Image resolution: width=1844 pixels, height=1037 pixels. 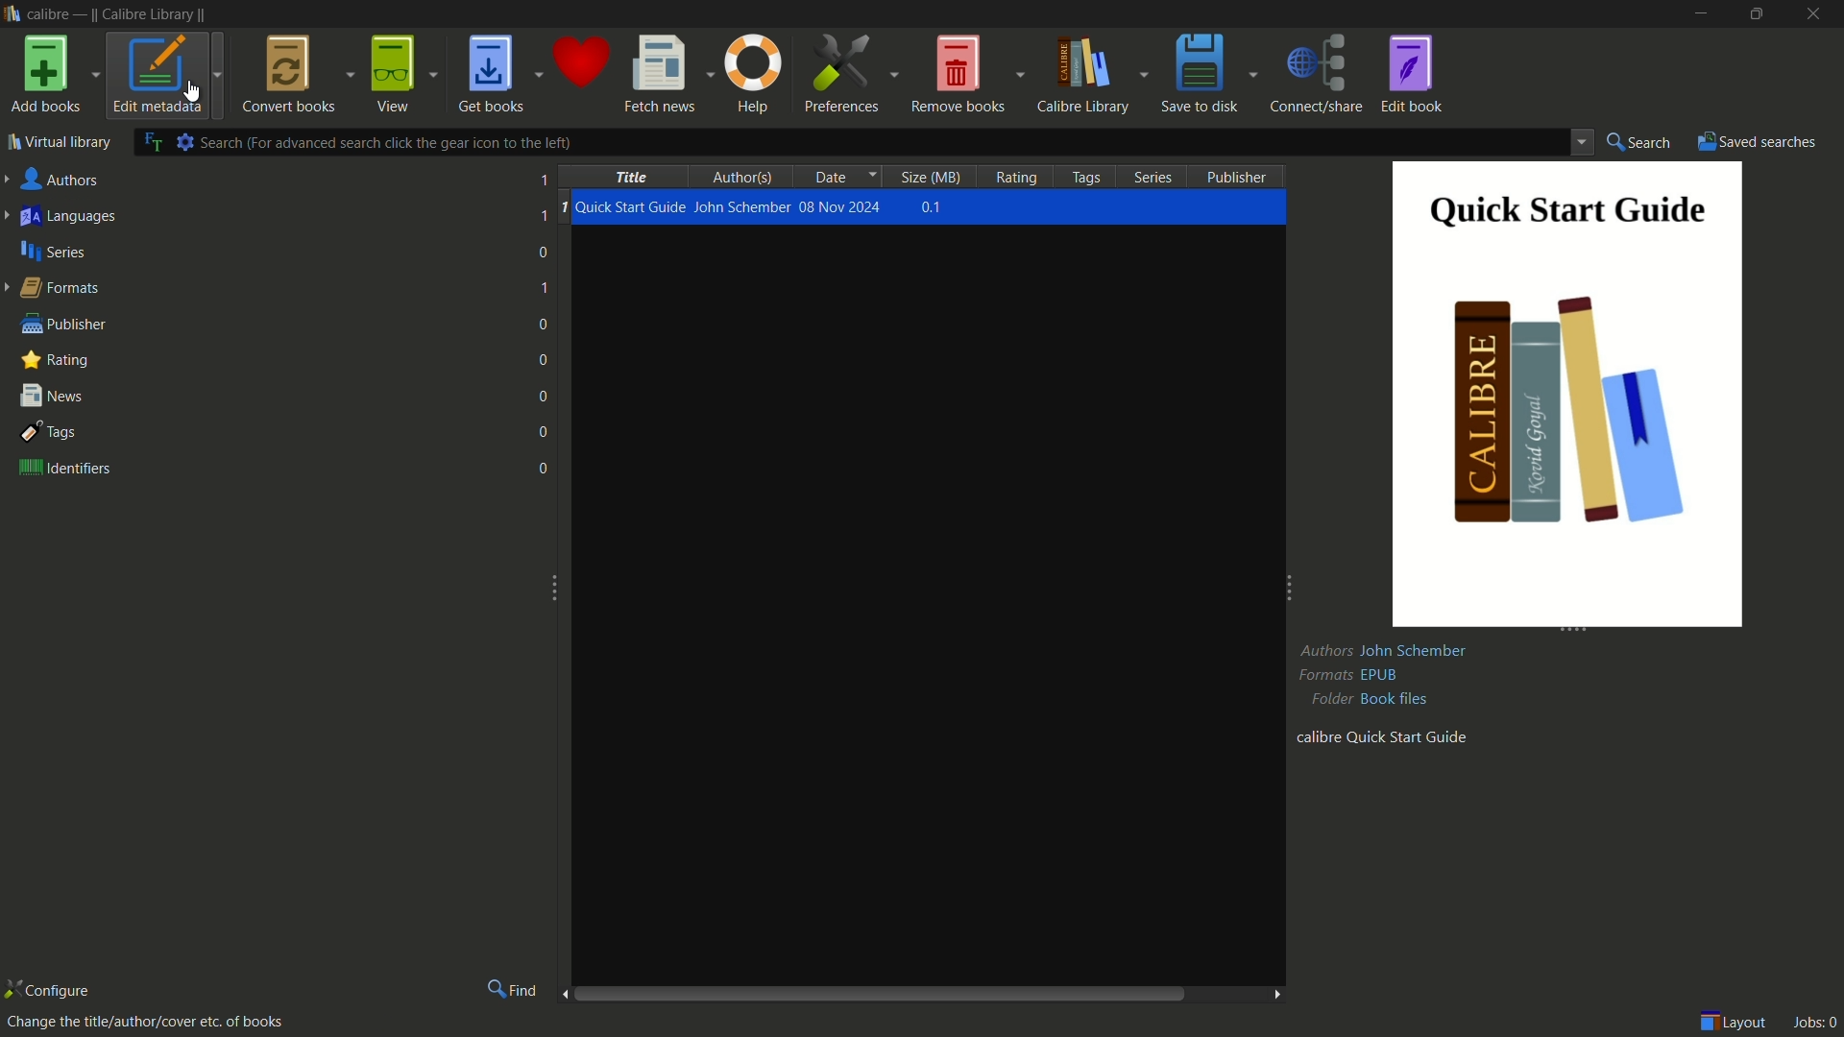 I want to click on formats, so click(x=62, y=288).